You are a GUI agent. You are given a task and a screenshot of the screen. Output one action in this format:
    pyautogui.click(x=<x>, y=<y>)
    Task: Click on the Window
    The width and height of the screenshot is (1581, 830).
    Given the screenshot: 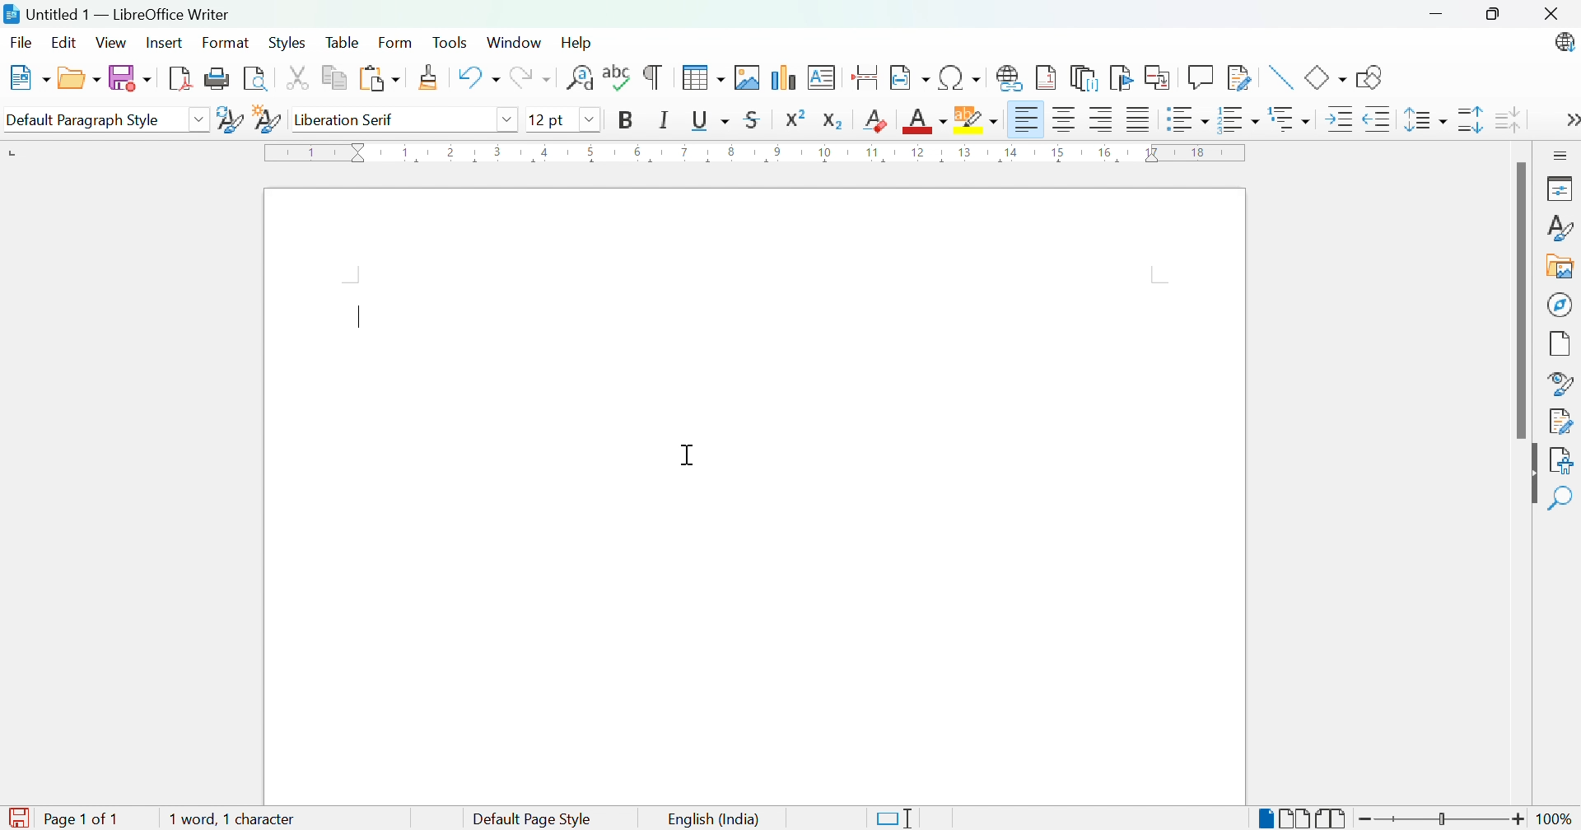 What is the action you would take?
    pyautogui.click(x=515, y=43)
    